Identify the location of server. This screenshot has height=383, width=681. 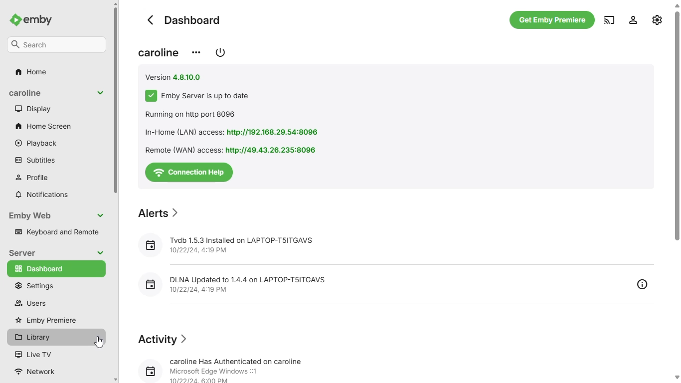
(21, 253).